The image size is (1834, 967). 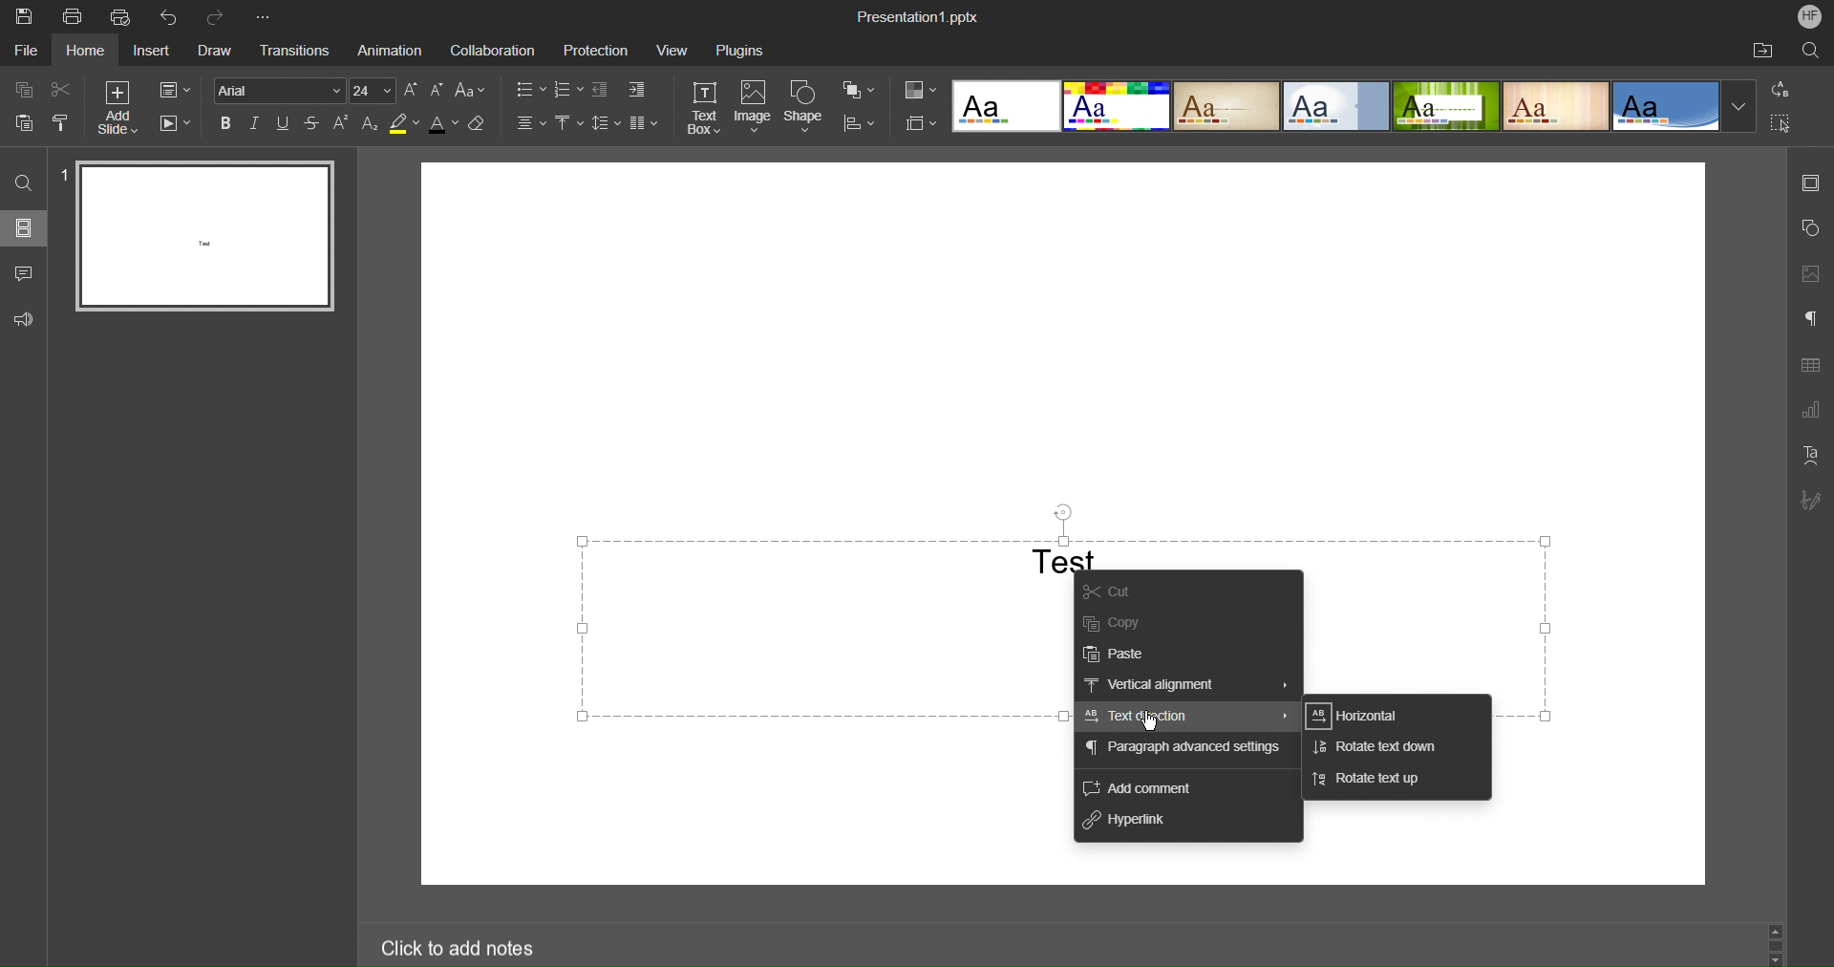 What do you see at coordinates (438, 90) in the screenshot?
I see `Decrease size` at bounding box center [438, 90].